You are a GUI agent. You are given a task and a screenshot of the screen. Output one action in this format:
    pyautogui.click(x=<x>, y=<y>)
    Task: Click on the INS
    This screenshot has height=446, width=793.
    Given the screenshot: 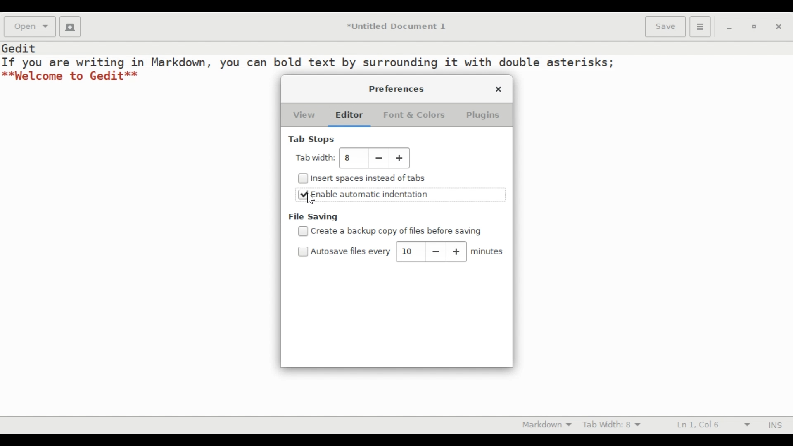 What is the action you would take?
    pyautogui.click(x=775, y=425)
    